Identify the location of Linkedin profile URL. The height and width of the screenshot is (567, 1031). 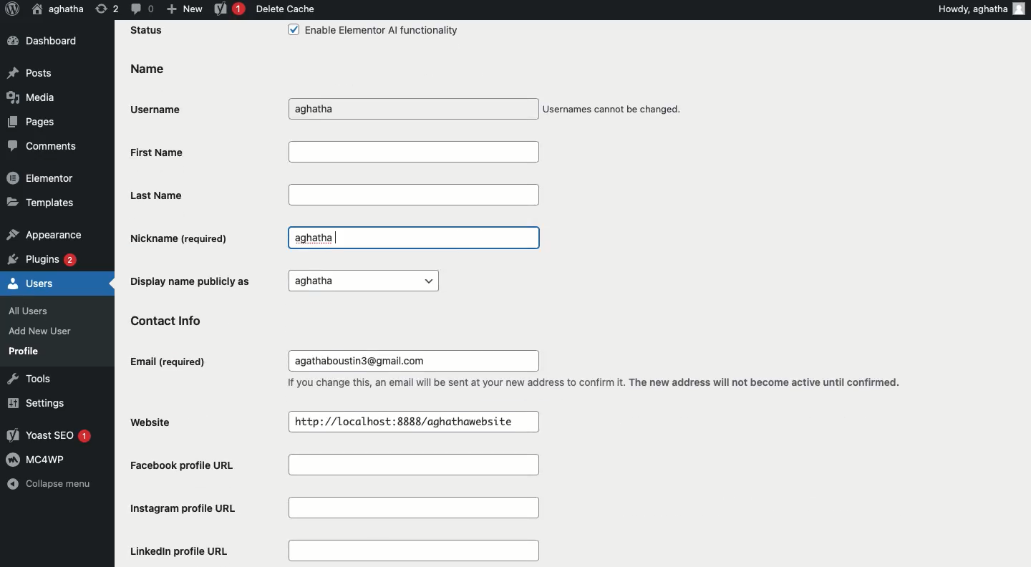
(331, 551).